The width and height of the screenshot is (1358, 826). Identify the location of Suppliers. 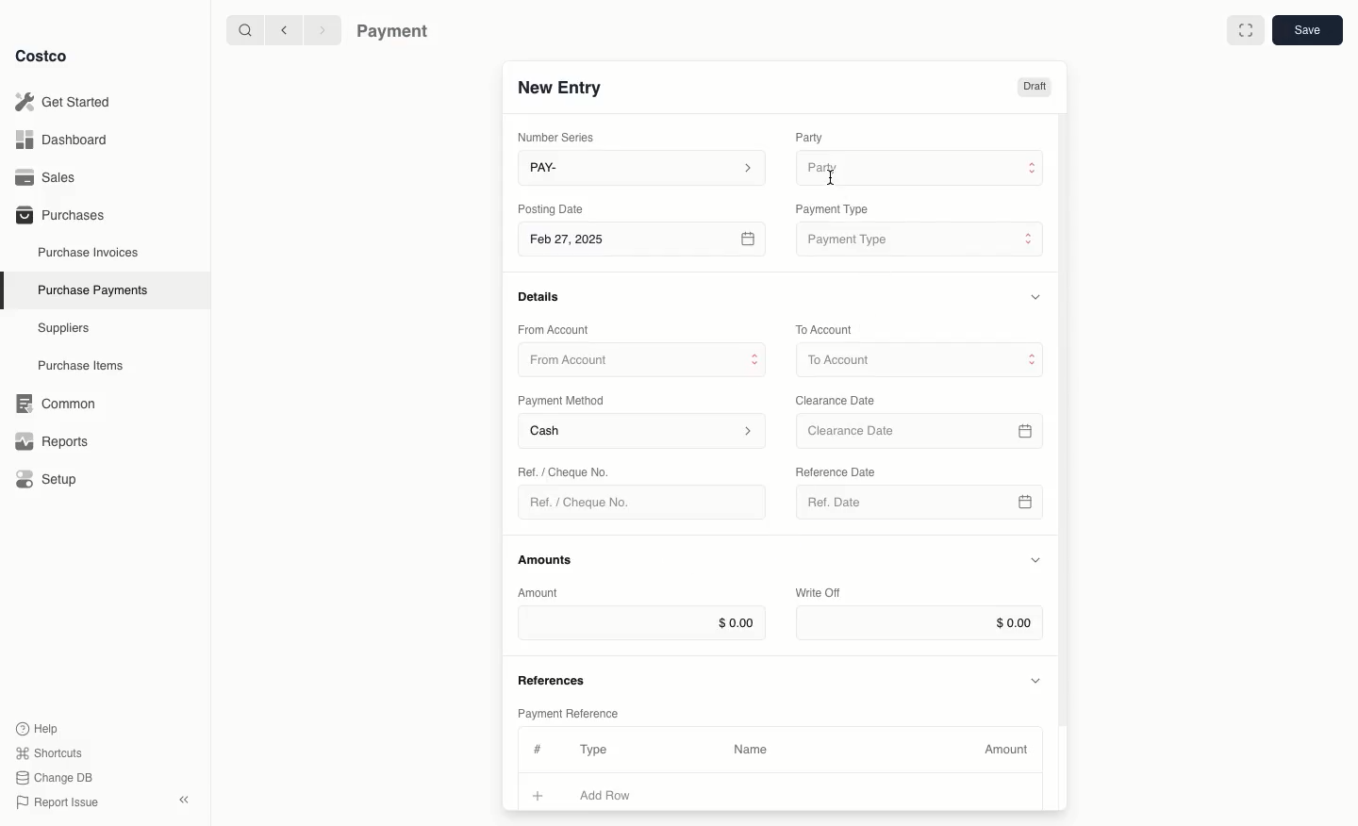
(64, 327).